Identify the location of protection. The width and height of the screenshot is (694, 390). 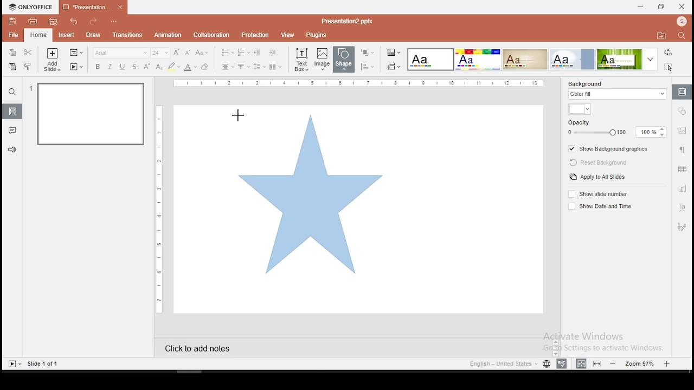
(254, 35).